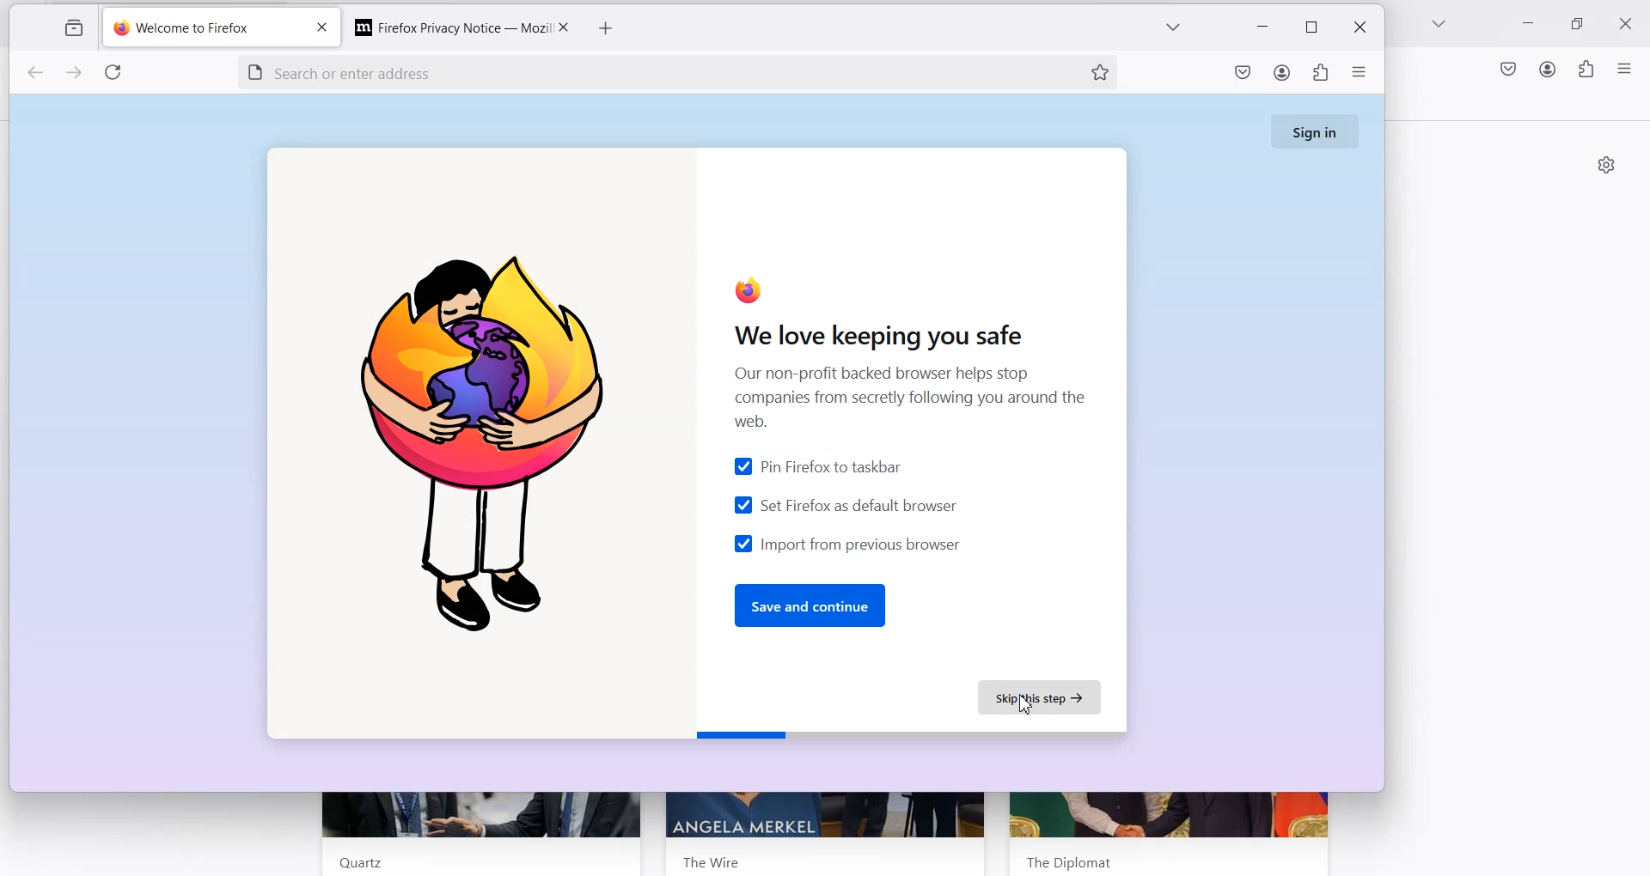 Image resolution: width=1650 pixels, height=876 pixels. I want to click on Save and continue, so click(813, 605).